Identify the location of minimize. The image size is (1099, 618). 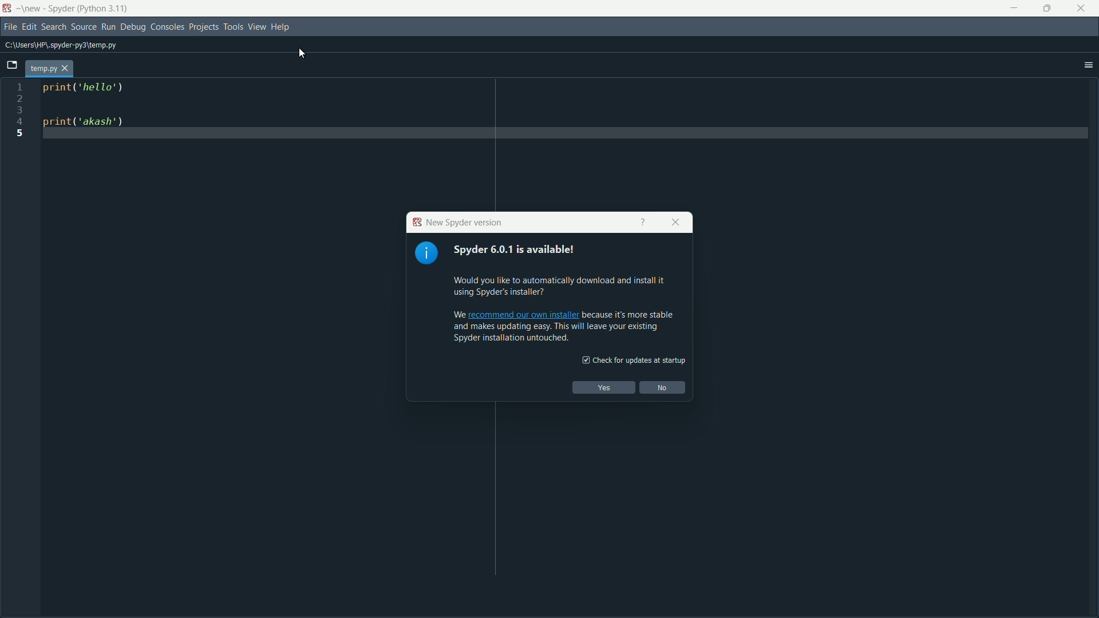
(1013, 7).